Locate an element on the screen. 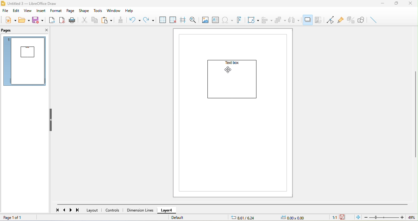 The height and width of the screenshot is (221, 418). next page is located at coordinates (72, 211).